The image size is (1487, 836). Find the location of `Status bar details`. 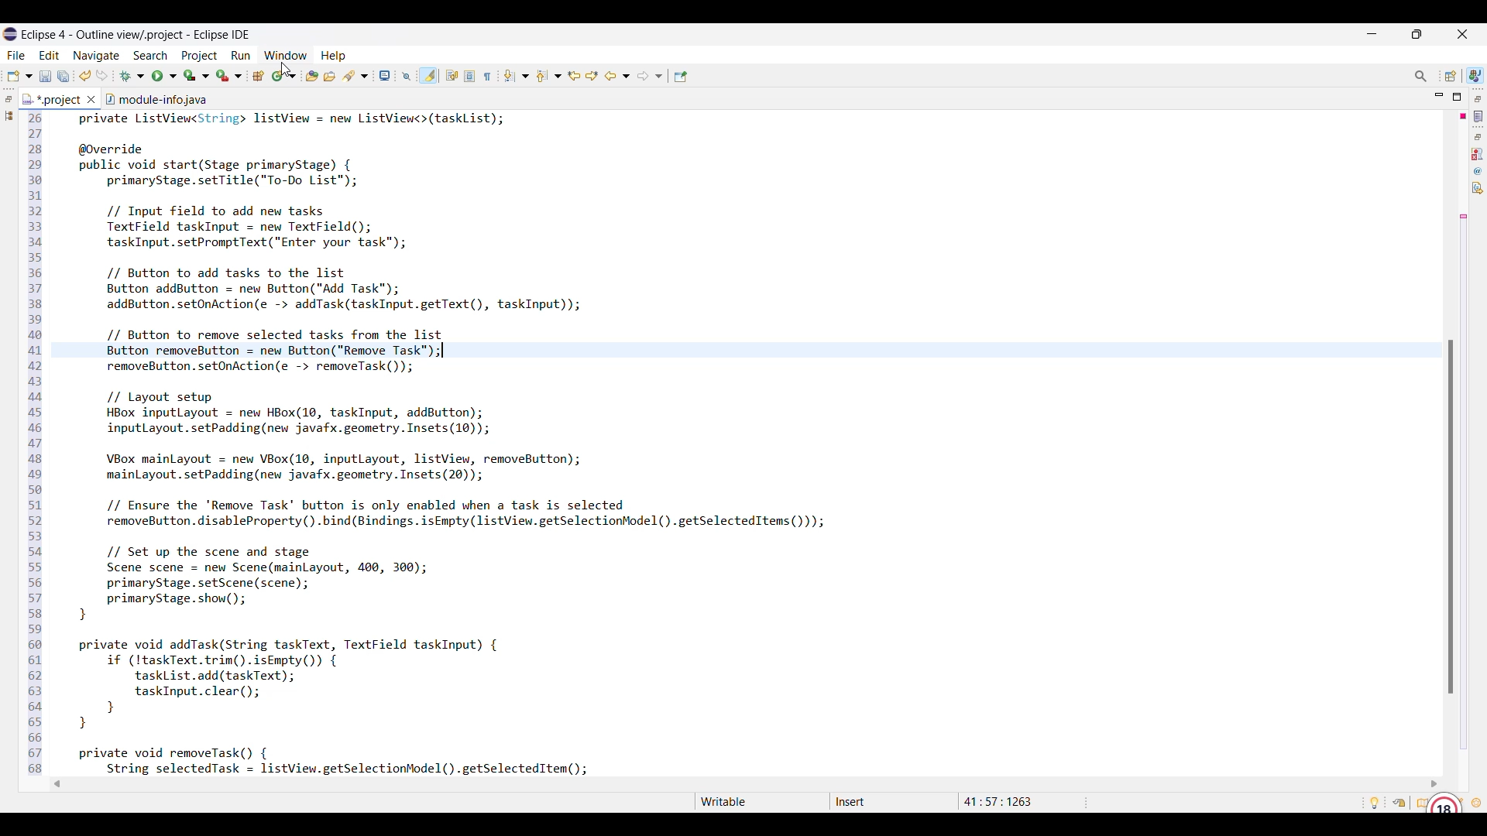

Status bar details is located at coordinates (883, 803).